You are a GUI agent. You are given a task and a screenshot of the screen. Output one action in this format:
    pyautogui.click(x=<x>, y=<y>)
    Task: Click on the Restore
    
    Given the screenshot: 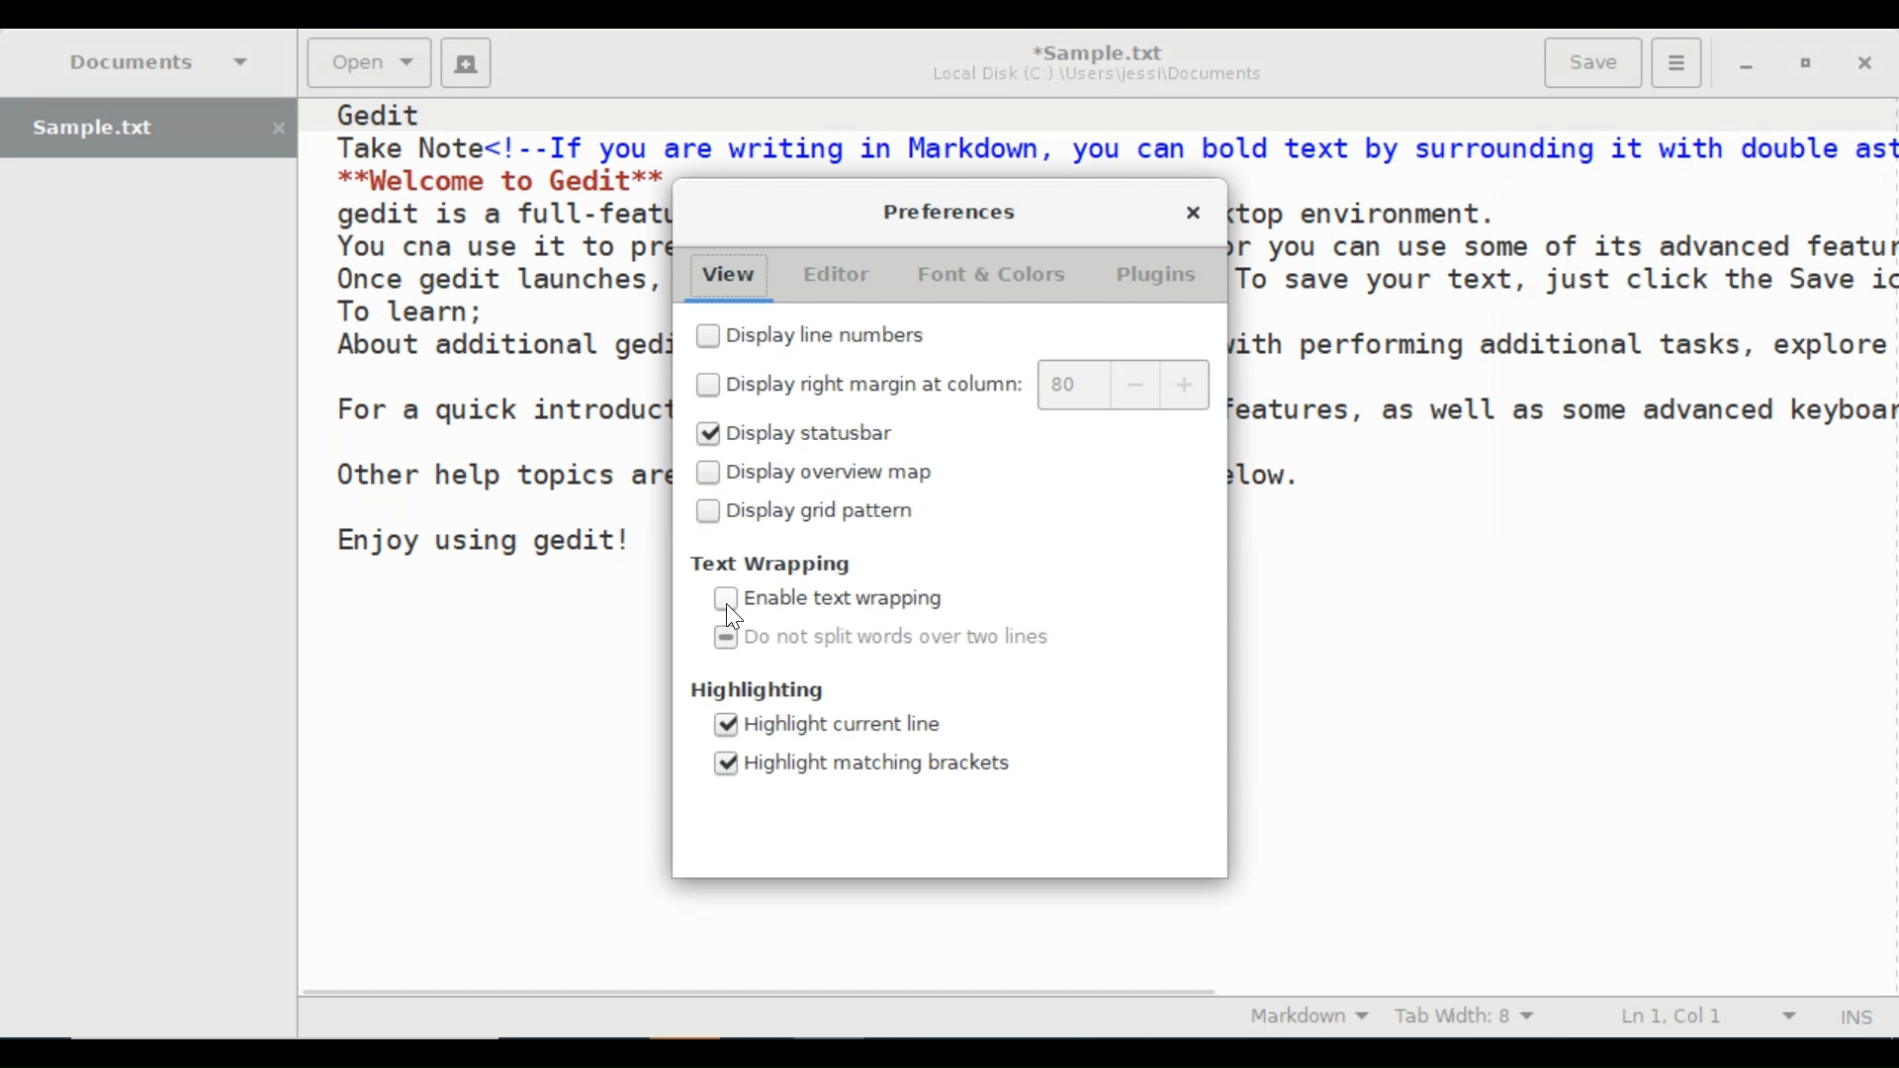 What is the action you would take?
    pyautogui.click(x=1805, y=59)
    